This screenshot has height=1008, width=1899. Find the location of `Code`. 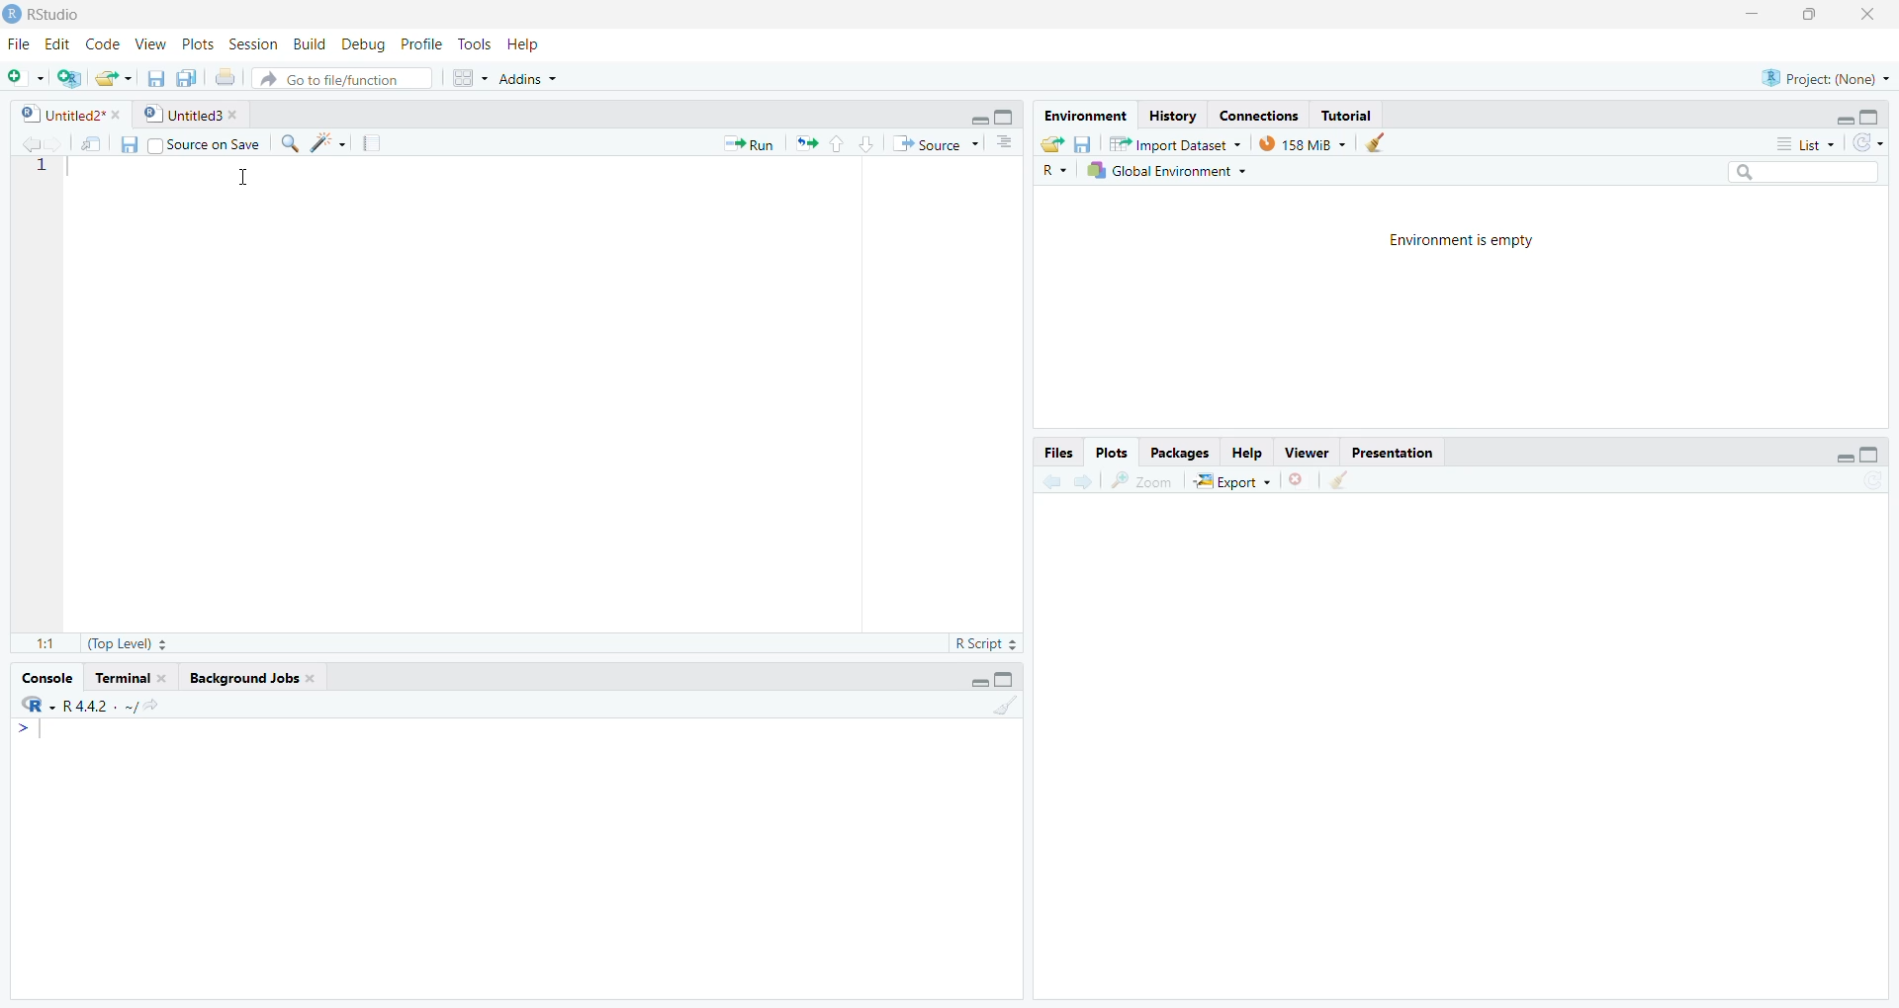

Code is located at coordinates (102, 43).